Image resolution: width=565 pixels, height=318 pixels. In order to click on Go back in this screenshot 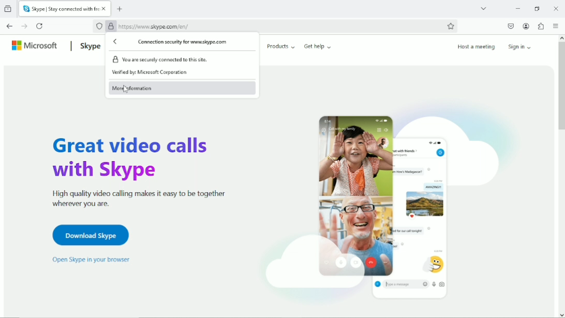, I will do `click(10, 26)`.